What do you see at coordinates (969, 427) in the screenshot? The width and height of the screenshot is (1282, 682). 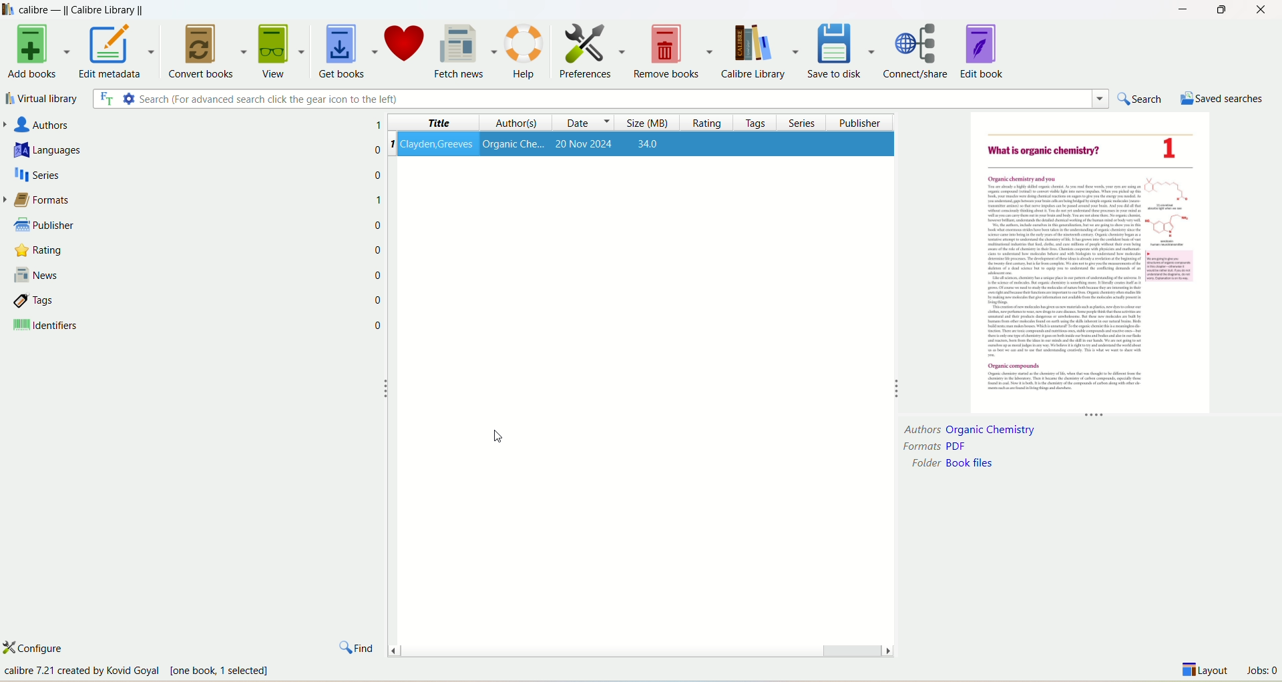 I see `authors` at bounding box center [969, 427].